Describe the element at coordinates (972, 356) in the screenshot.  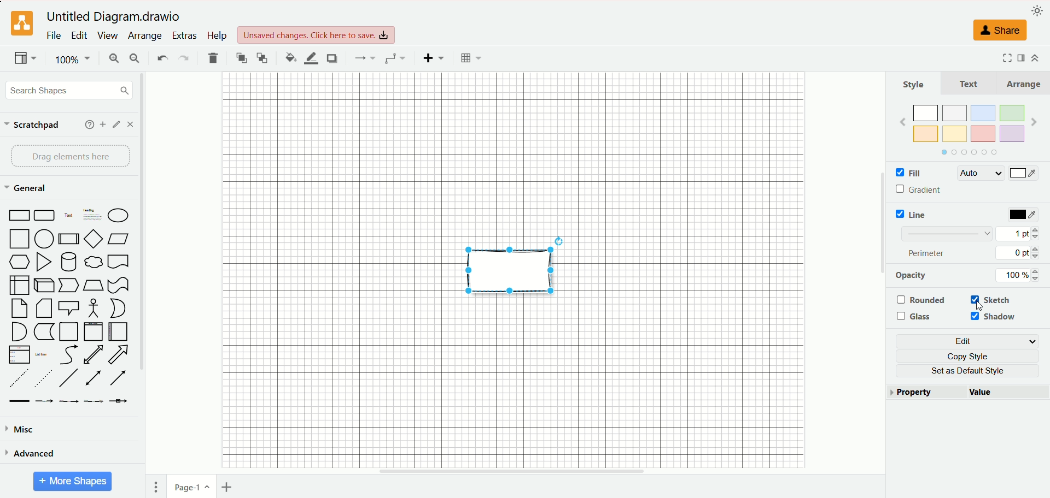
I see `copy style` at that location.